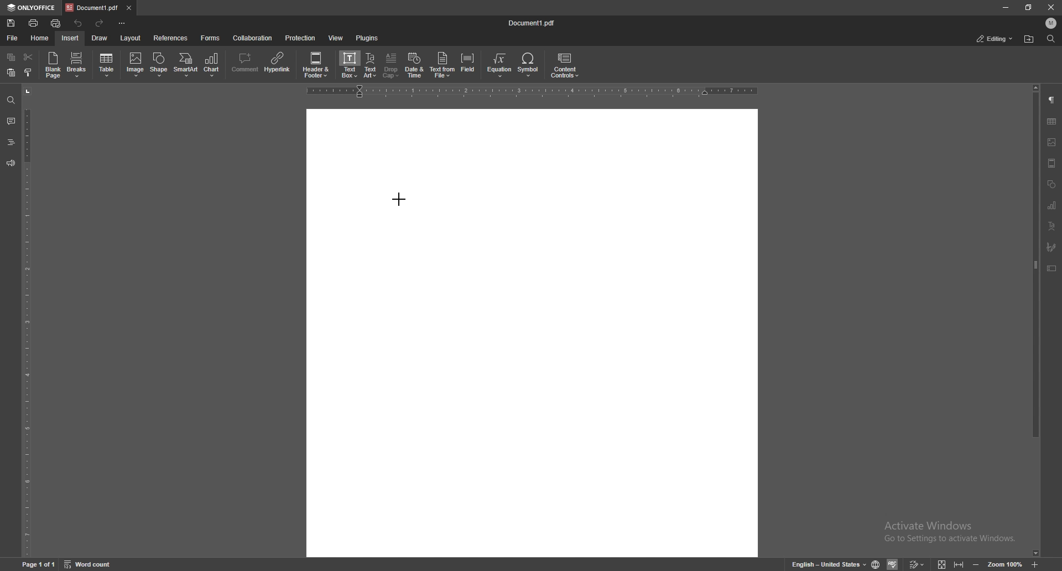 Image resolution: width=1062 pixels, height=571 pixels. What do you see at coordinates (53, 65) in the screenshot?
I see `blank page` at bounding box center [53, 65].